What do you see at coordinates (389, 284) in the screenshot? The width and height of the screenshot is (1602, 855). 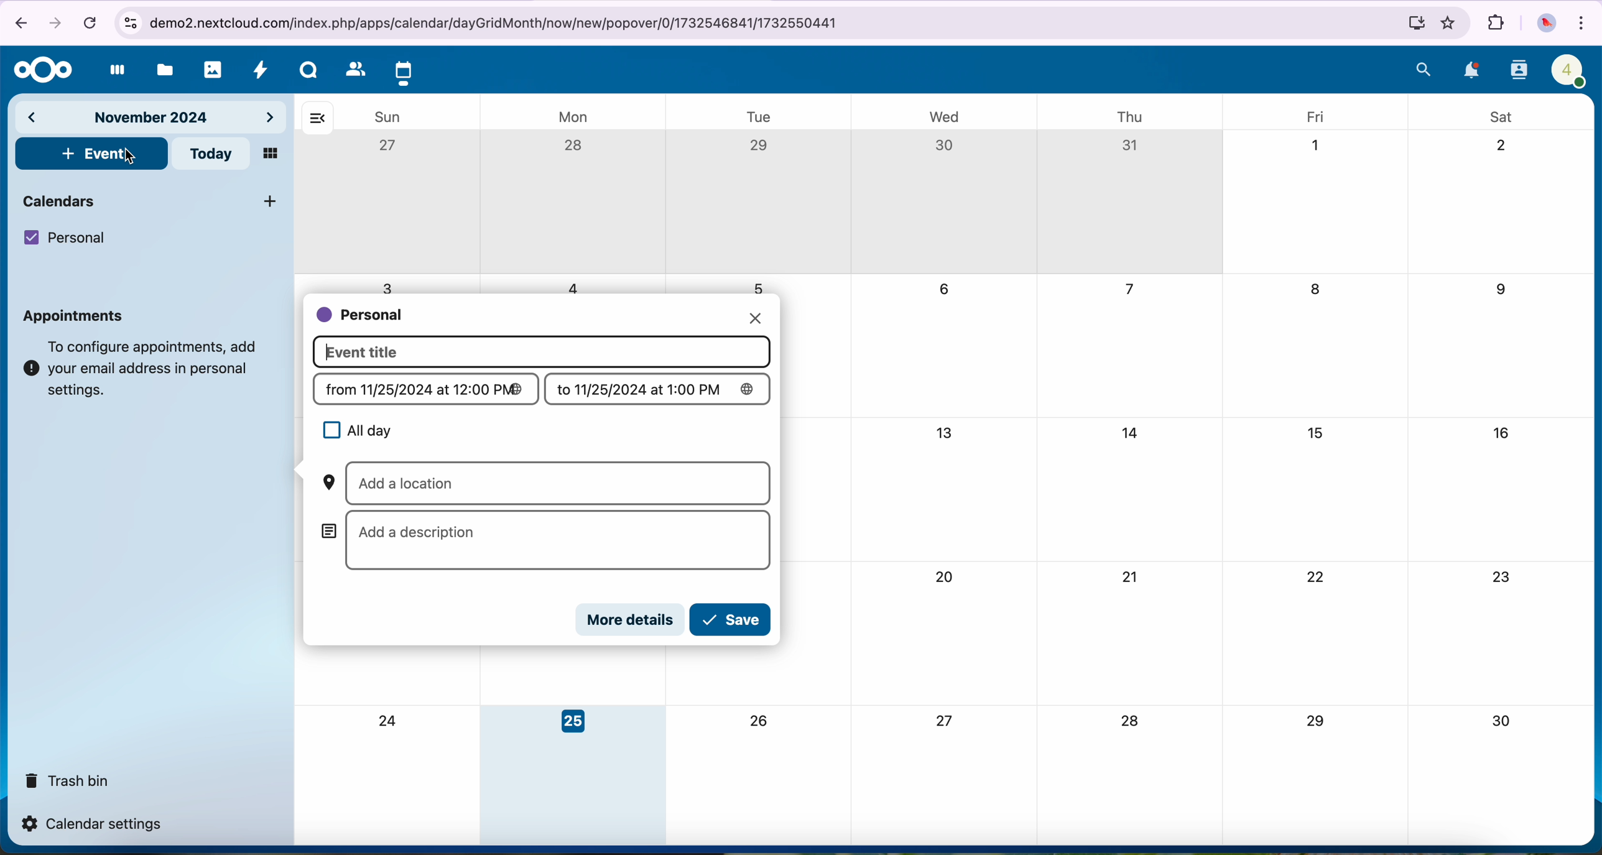 I see `3` at bounding box center [389, 284].